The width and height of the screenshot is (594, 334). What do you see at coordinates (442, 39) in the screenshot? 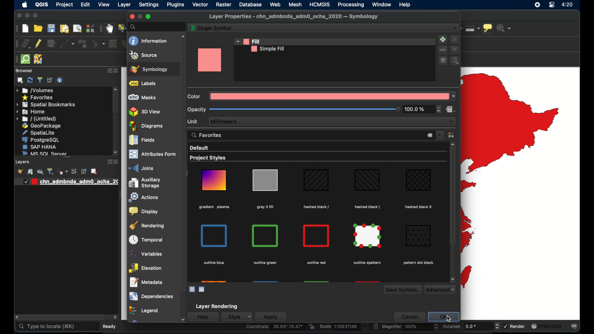
I see `add symbol layer color` at bounding box center [442, 39].